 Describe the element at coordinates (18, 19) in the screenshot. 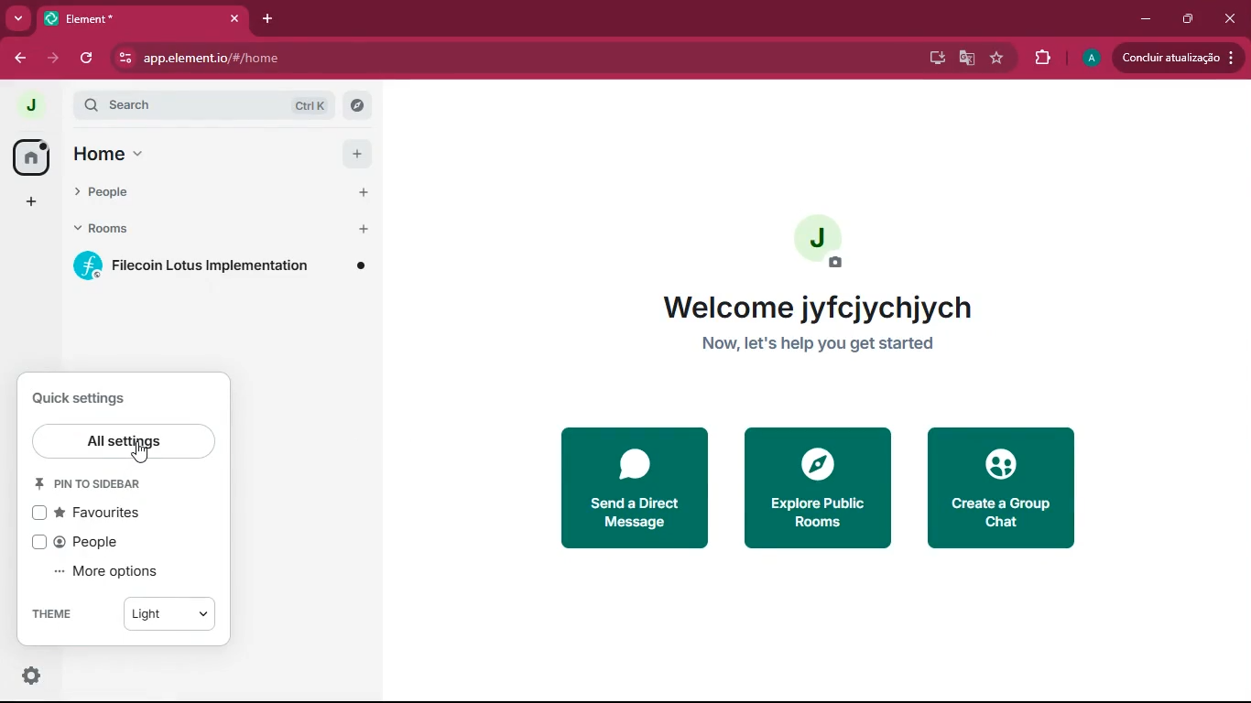

I see `more` at that location.